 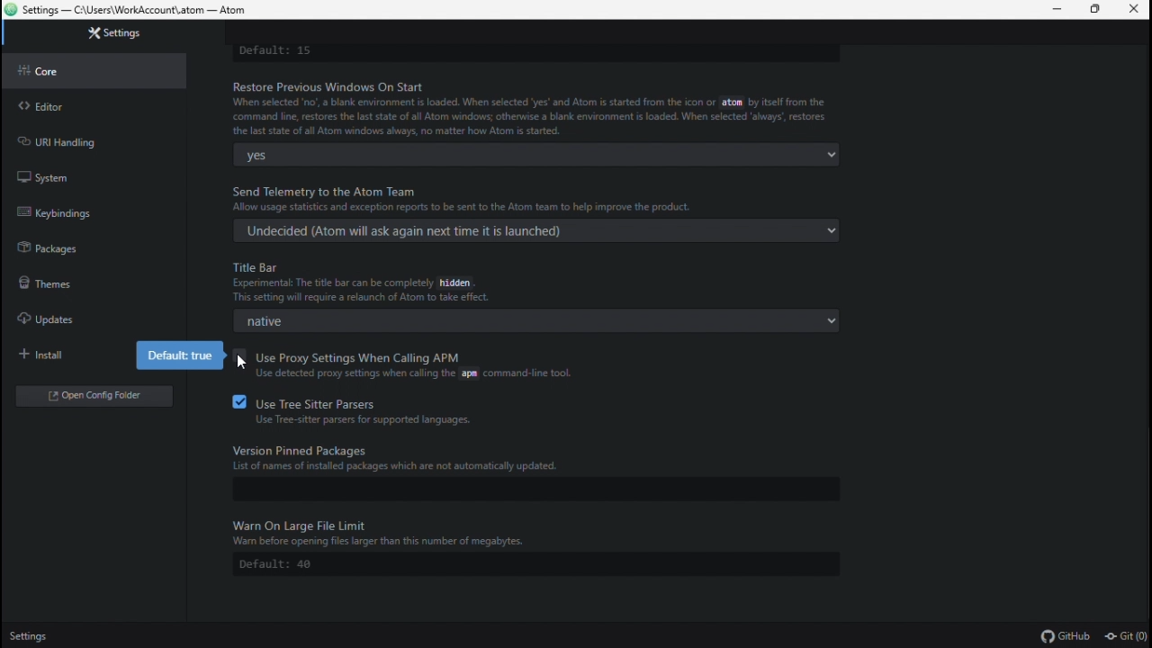 What do you see at coordinates (127, 11) in the screenshot?
I see `File name and file path` at bounding box center [127, 11].